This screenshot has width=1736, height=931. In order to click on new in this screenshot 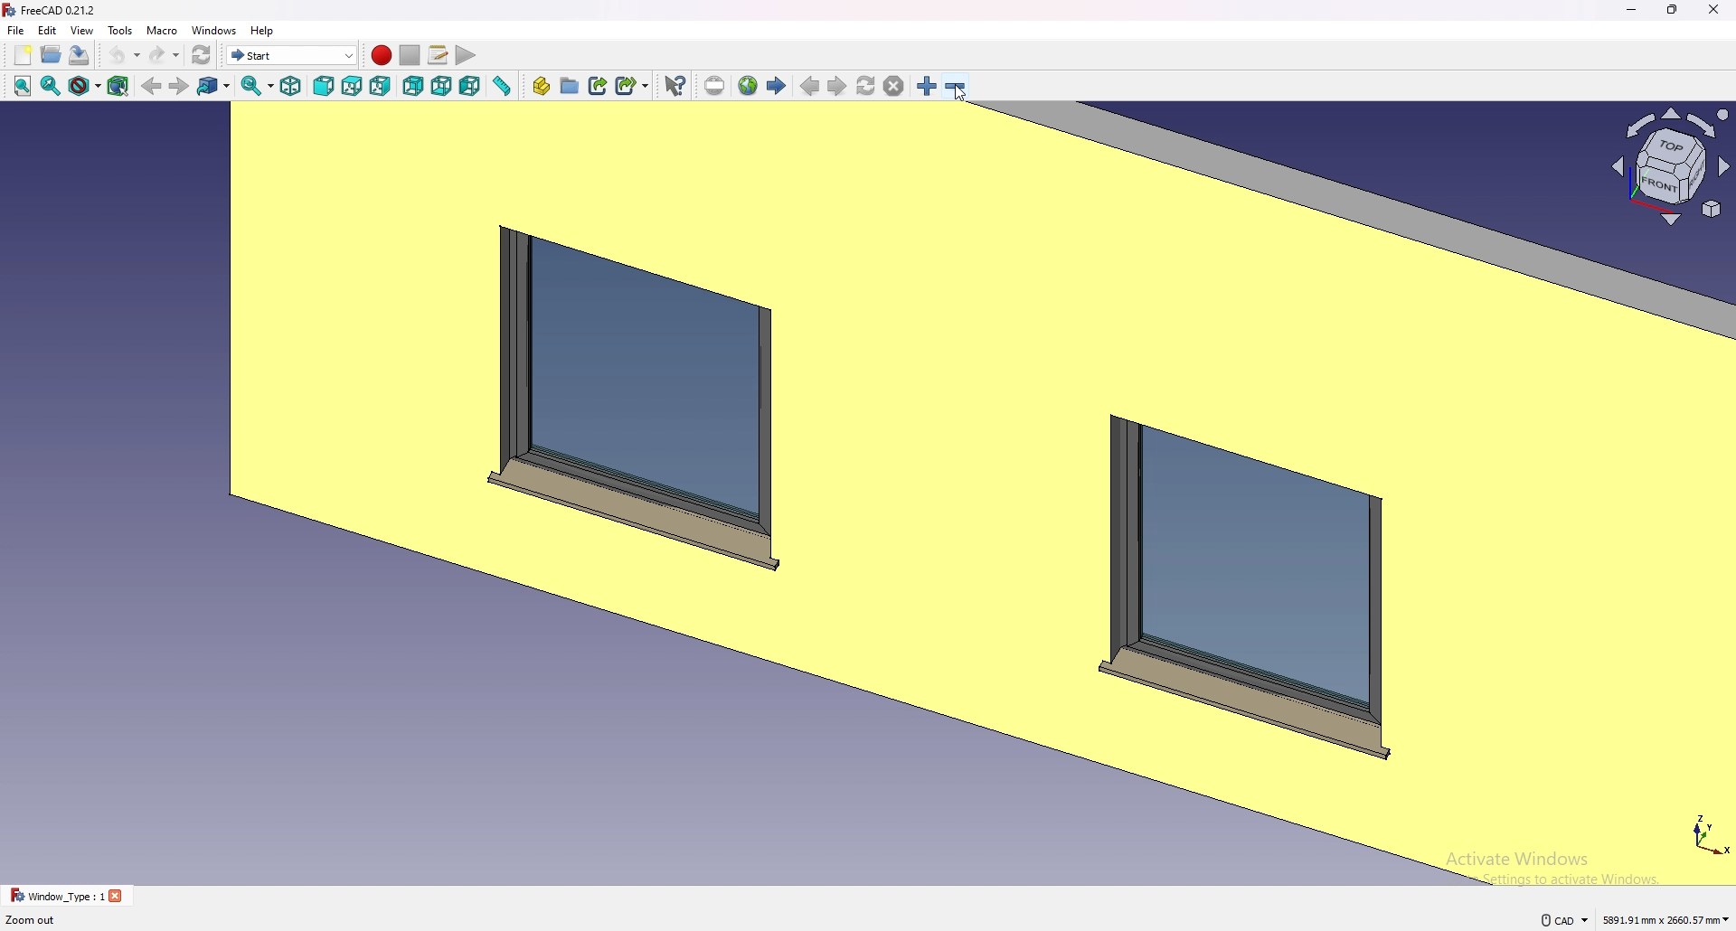, I will do `click(23, 55)`.